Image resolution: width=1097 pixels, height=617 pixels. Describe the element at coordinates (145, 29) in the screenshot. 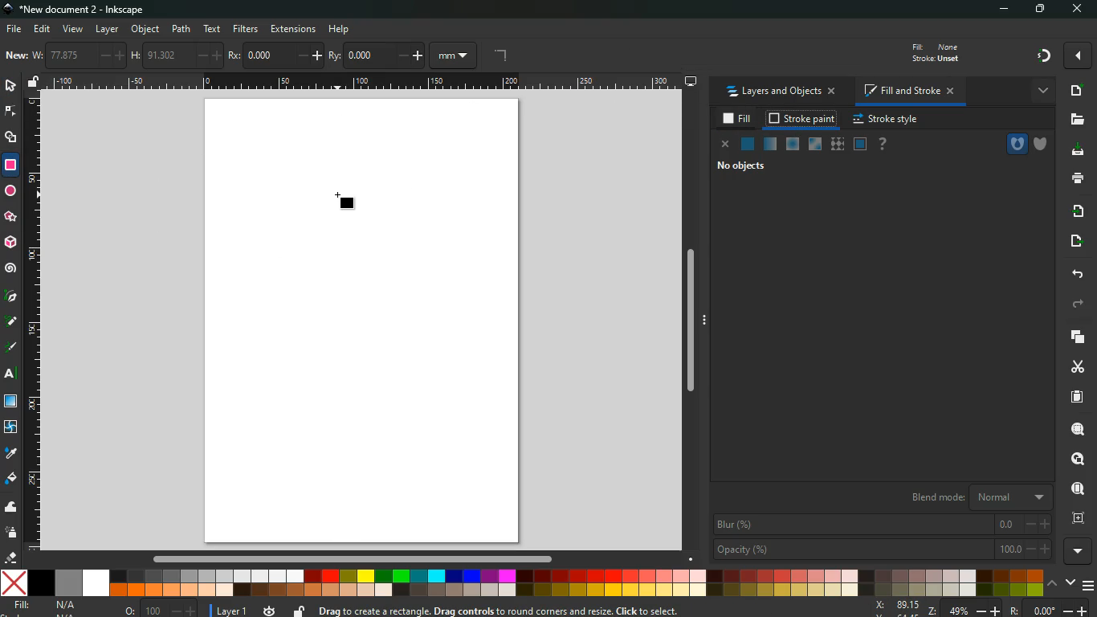

I see `object` at that location.